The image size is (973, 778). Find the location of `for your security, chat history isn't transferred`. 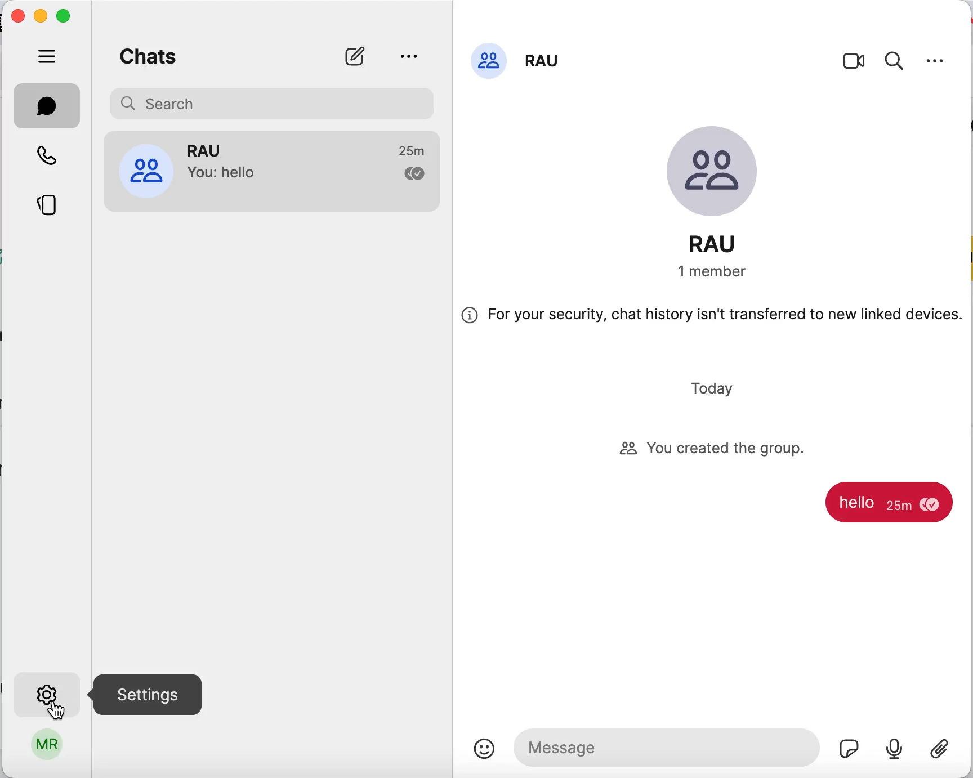

for your security, chat history isn't transferred is located at coordinates (713, 321).